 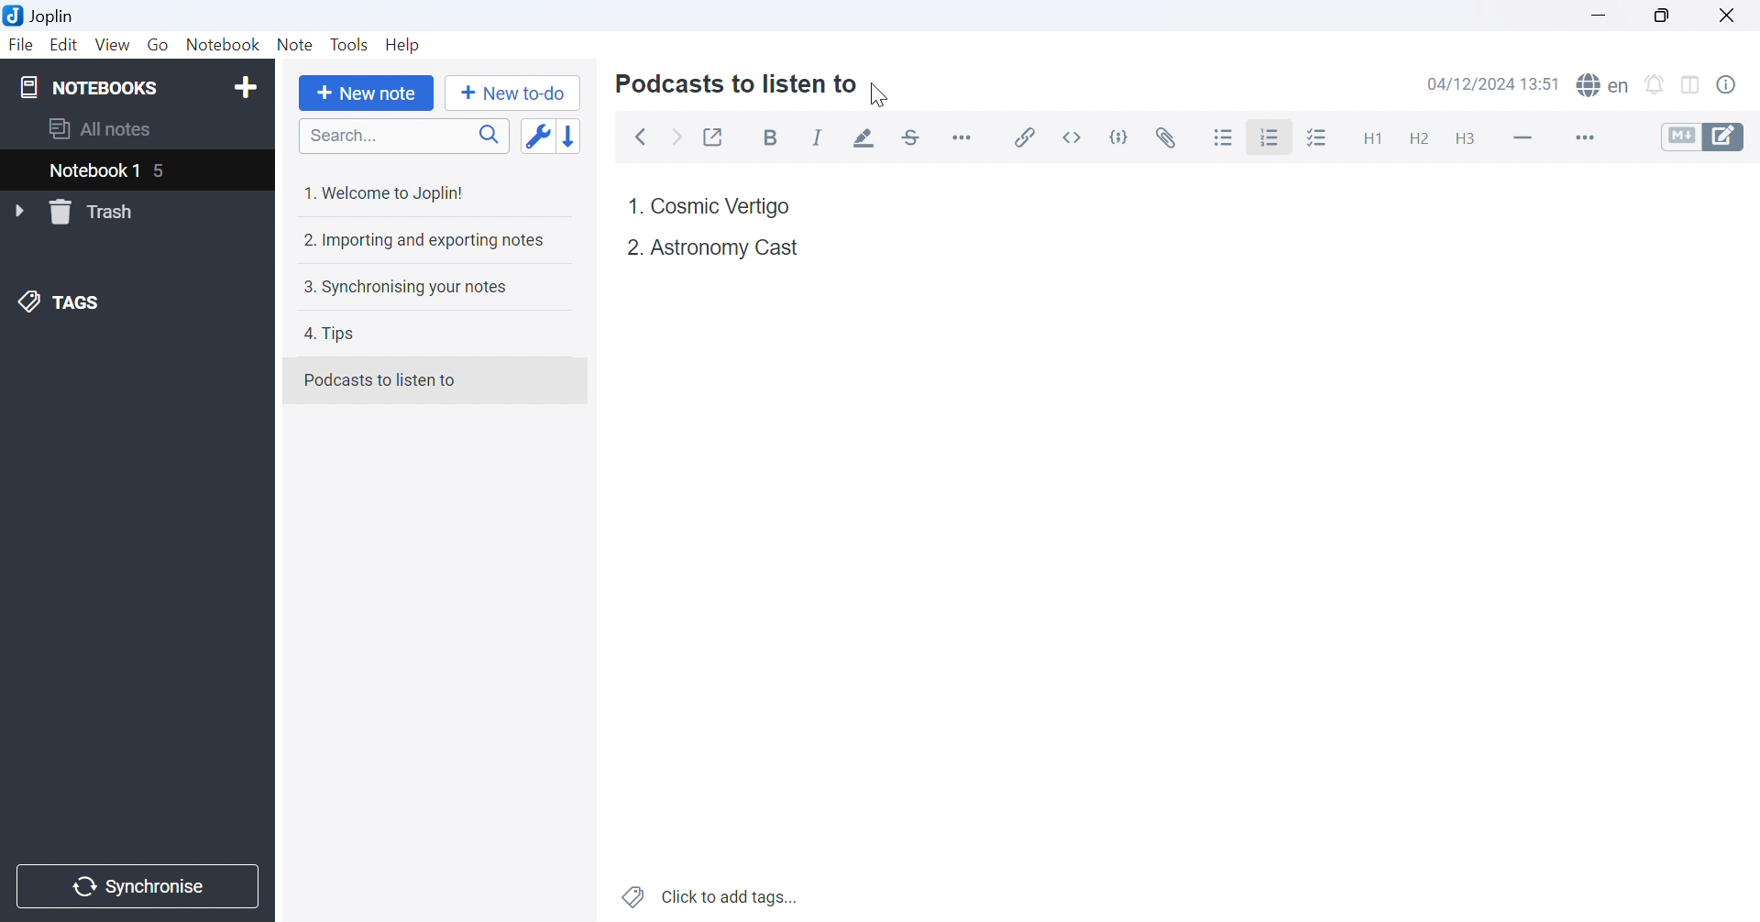 I want to click on Trash, so click(x=103, y=212).